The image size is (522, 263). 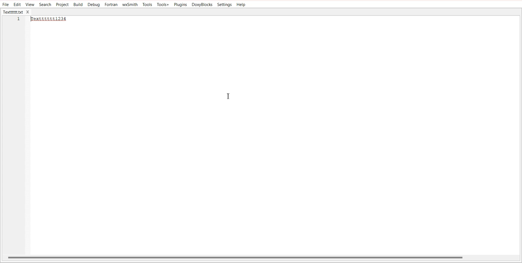 What do you see at coordinates (94, 5) in the screenshot?
I see `Debug` at bounding box center [94, 5].